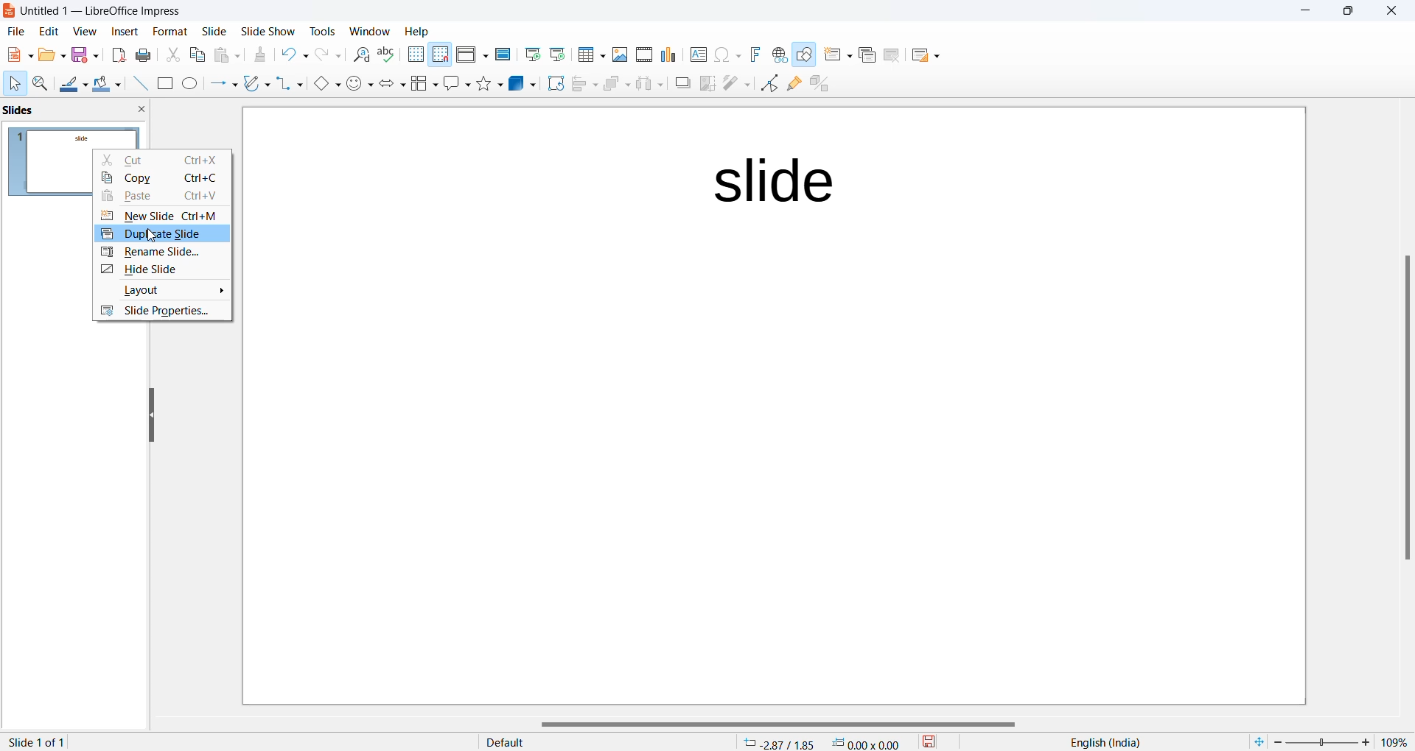  What do you see at coordinates (835, 56) in the screenshot?
I see `New slide` at bounding box center [835, 56].